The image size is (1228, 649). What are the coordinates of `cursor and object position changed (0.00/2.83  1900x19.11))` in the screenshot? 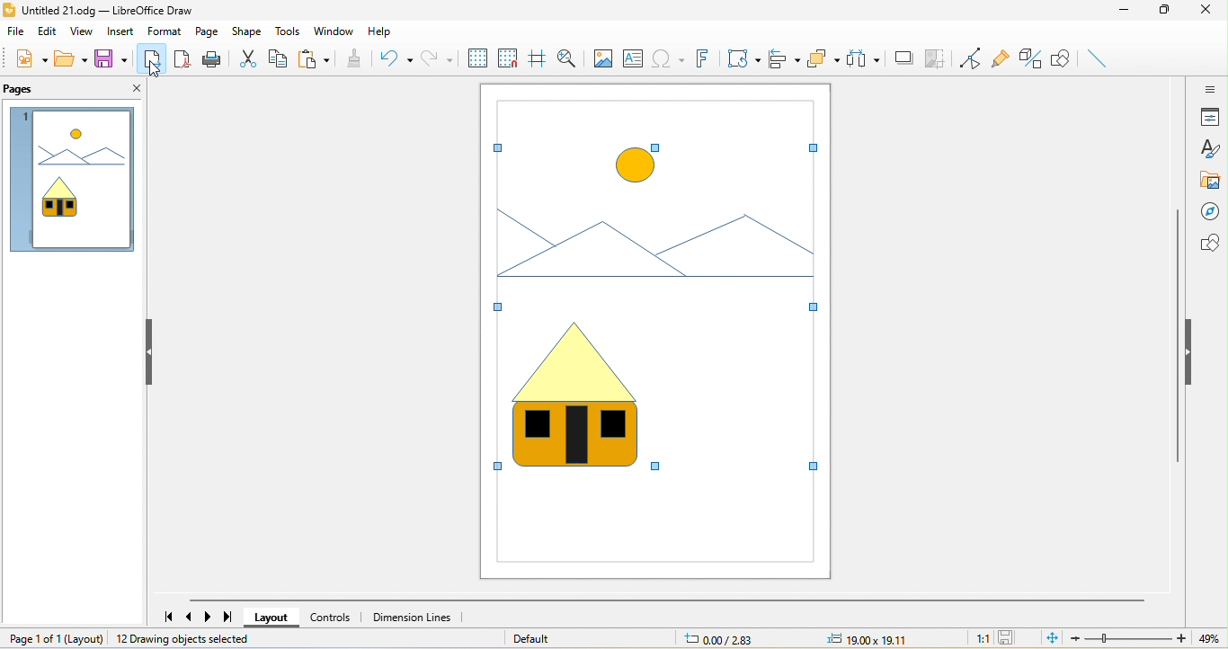 It's located at (805, 639).